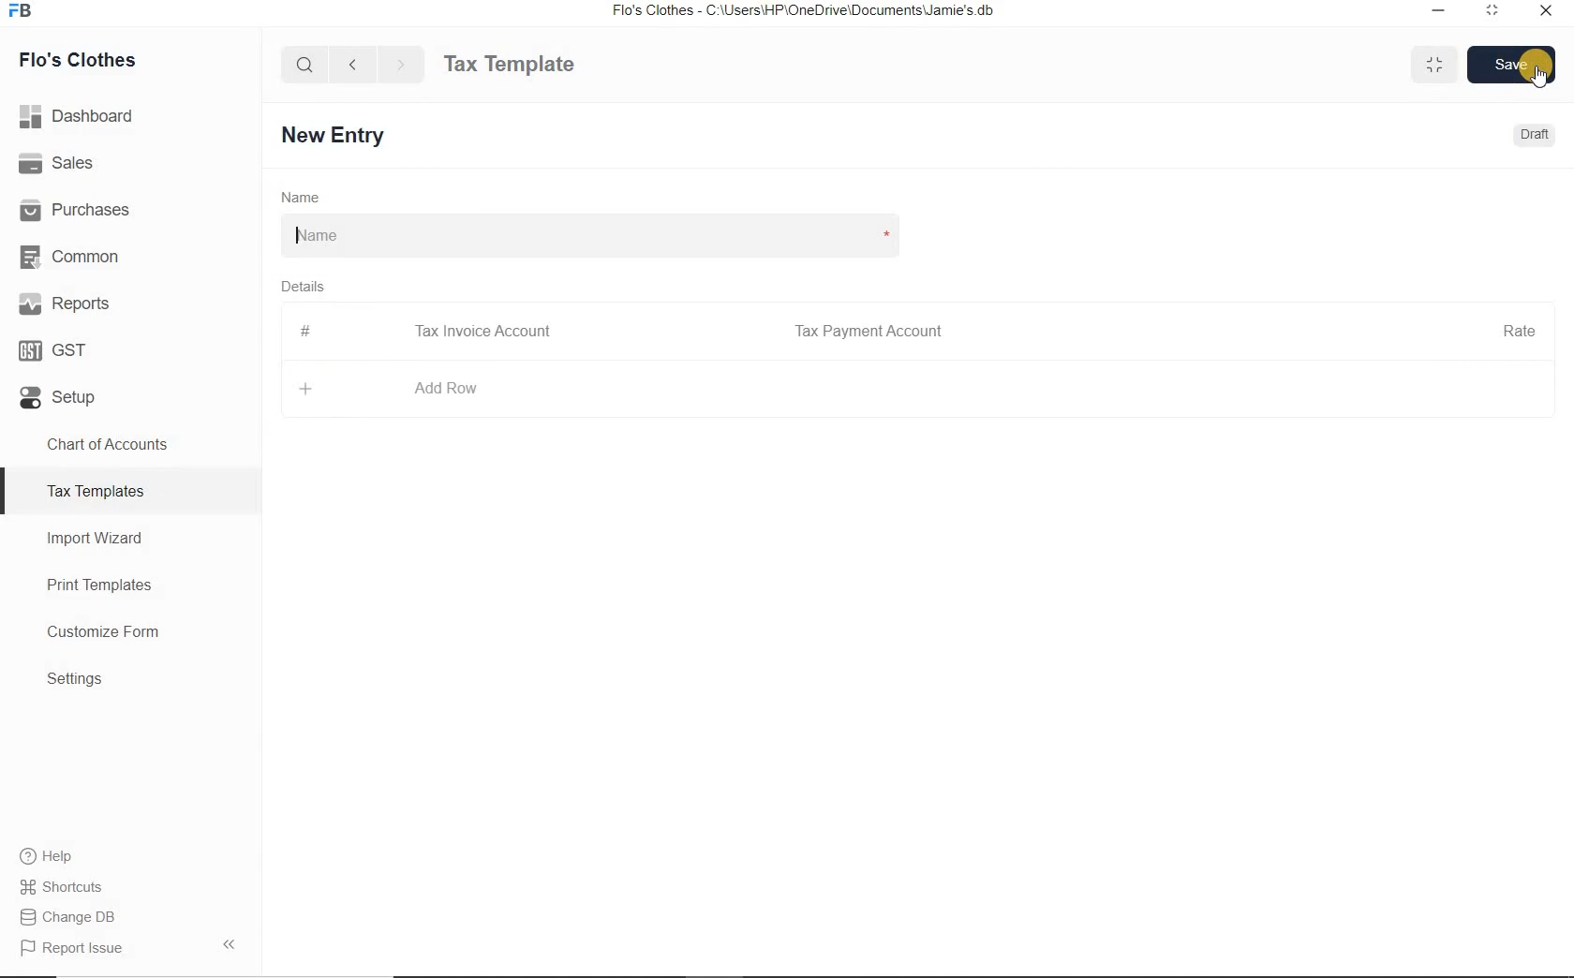 Image resolution: width=1574 pixels, height=978 pixels. I want to click on New Entry, so click(337, 136).